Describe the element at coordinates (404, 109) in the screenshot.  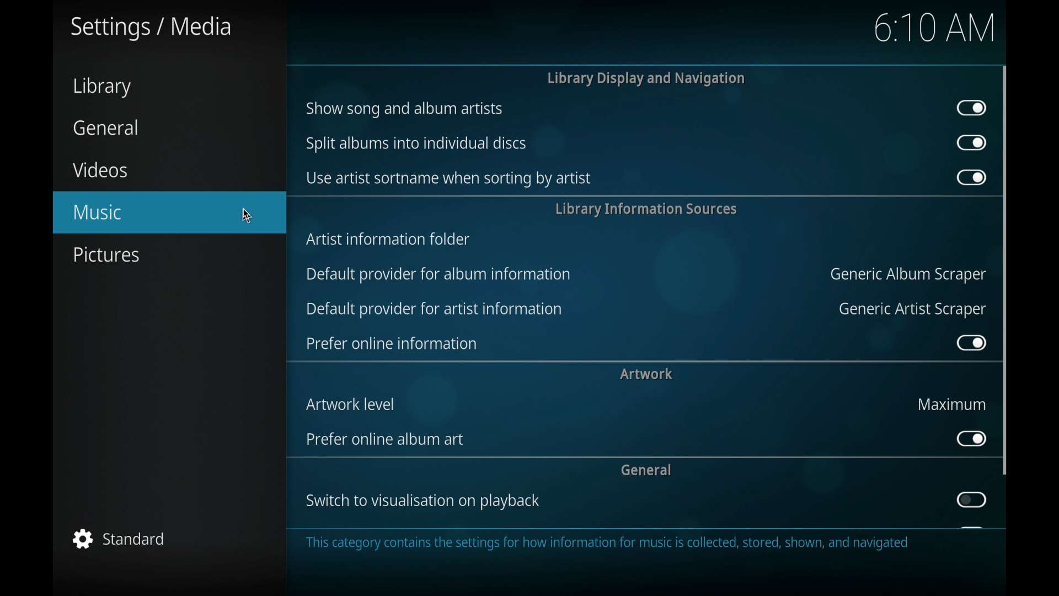
I see `show song` at that location.